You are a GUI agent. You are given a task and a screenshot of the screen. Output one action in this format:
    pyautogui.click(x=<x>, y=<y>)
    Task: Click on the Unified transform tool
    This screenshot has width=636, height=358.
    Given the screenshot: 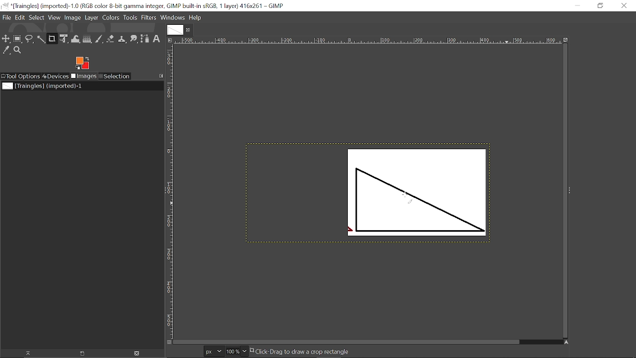 What is the action you would take?
    pyautogui.click(x=65, y=39)
    